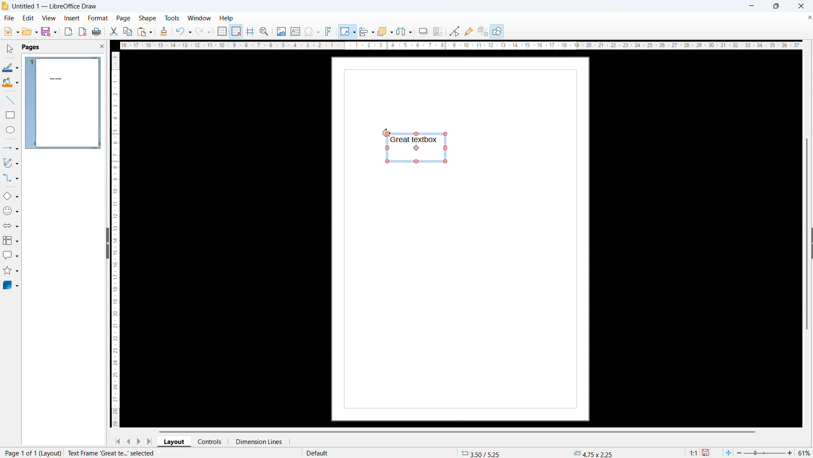 Image resolution: width=813 pixels, height=458 pixels. Describe the element at coordinates (497, 32) in the screenshot. I see `show draw functions` at that location.